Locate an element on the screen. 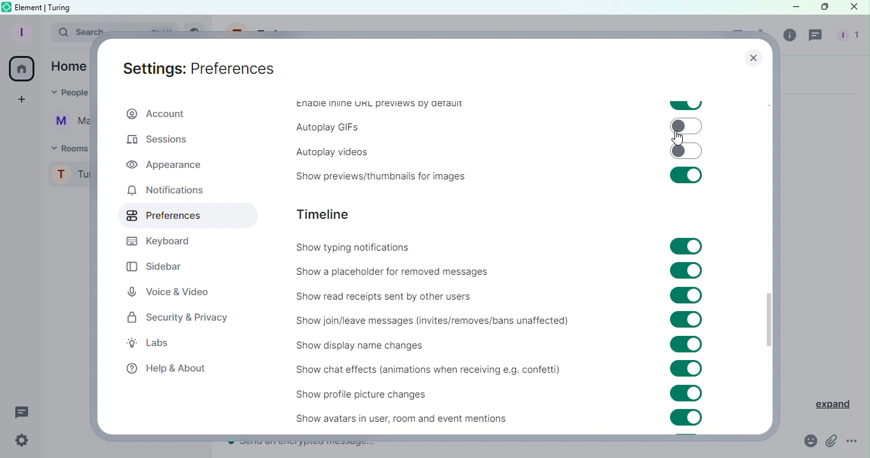  Minimize is located at coordinates (788, 8).